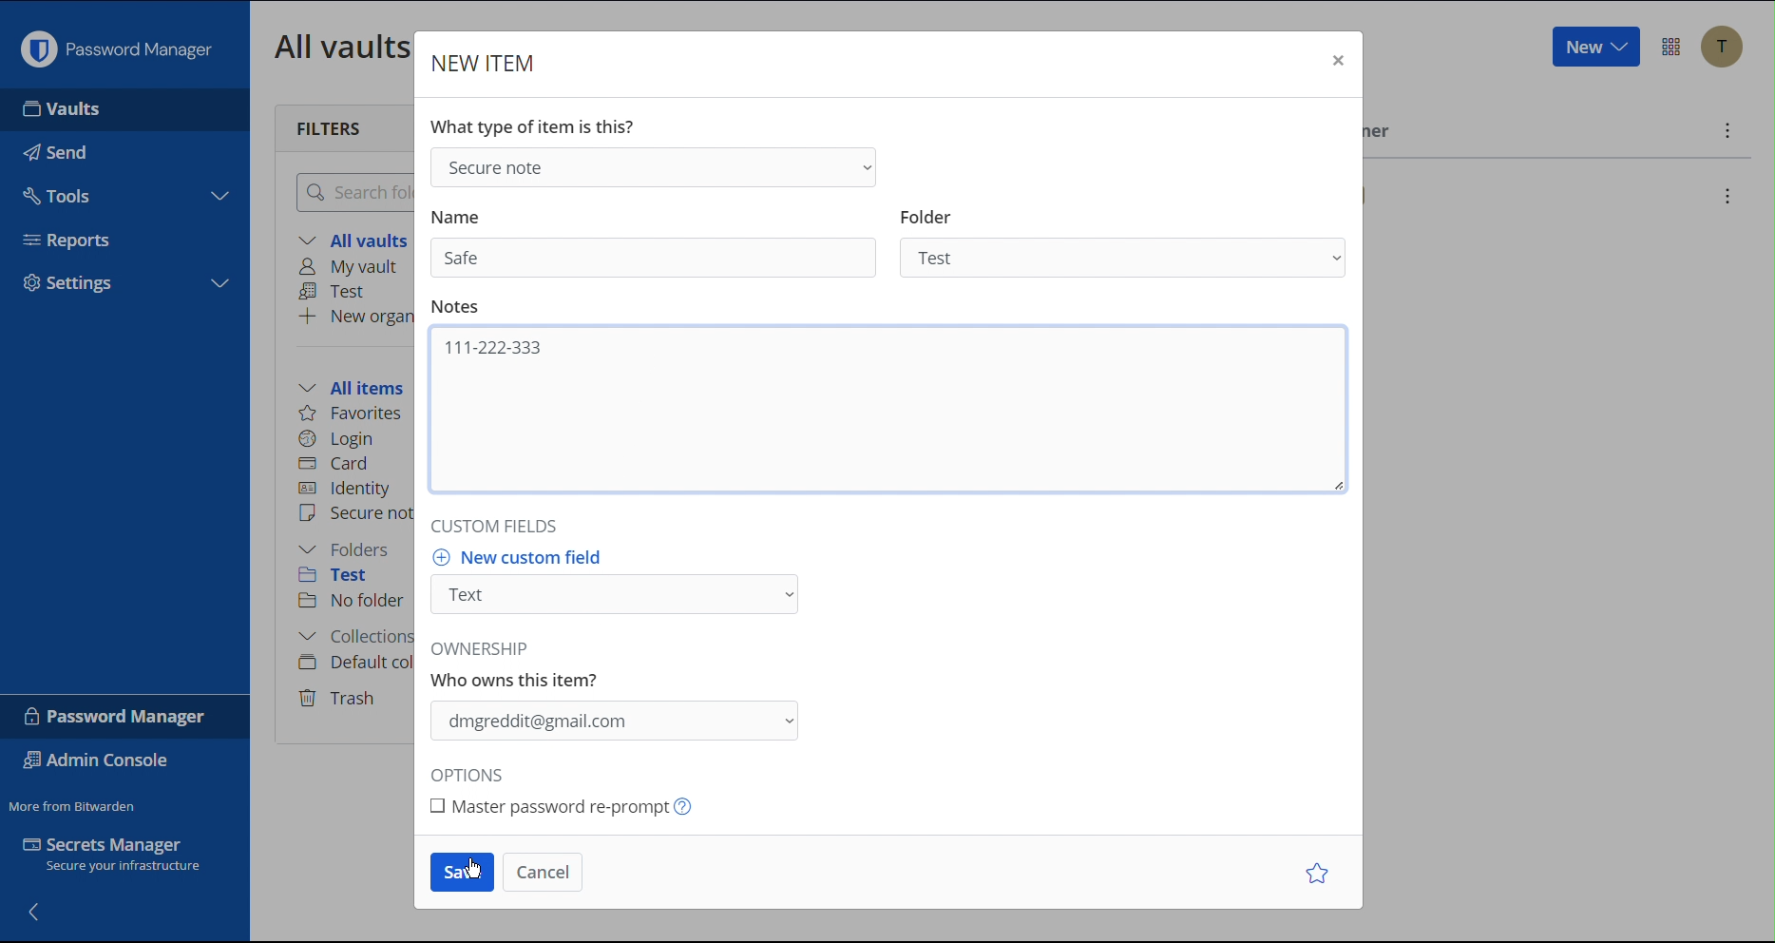 Image resolution: width=1775 pixels, height=943 pixels. Describe the element at coordinates (70, 285) in the screenshot. I see `Settings` at that location.